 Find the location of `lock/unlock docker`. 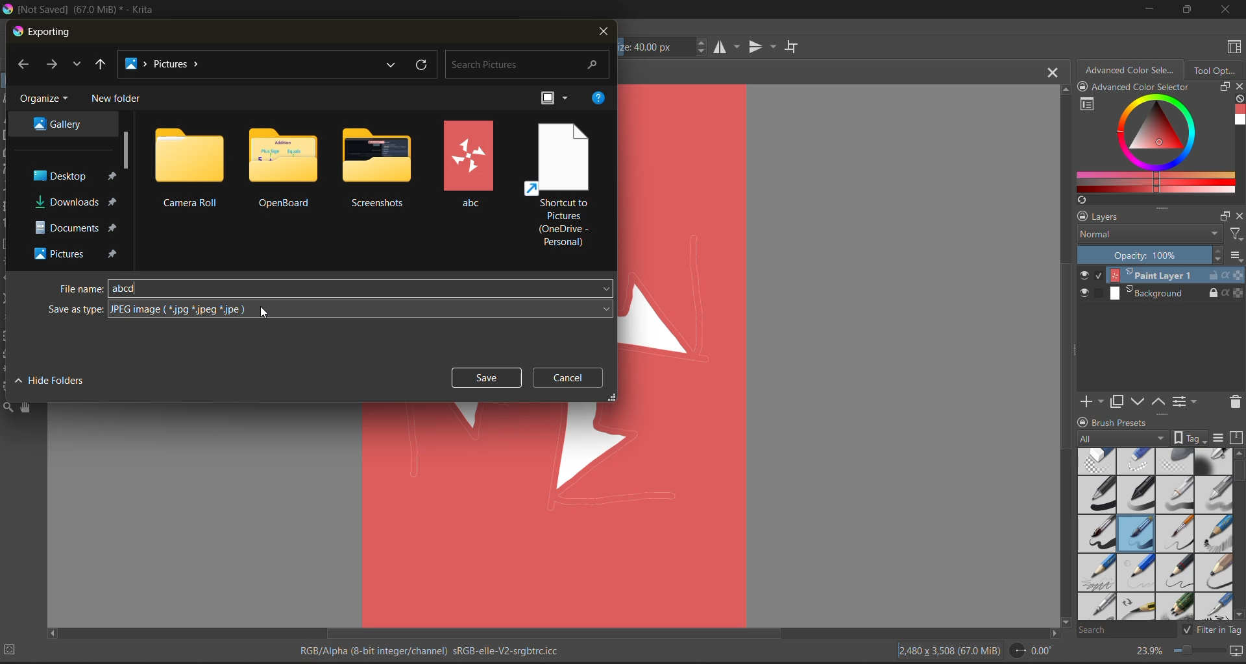

lock/unlock docker is located at coordinates (1086, 88).